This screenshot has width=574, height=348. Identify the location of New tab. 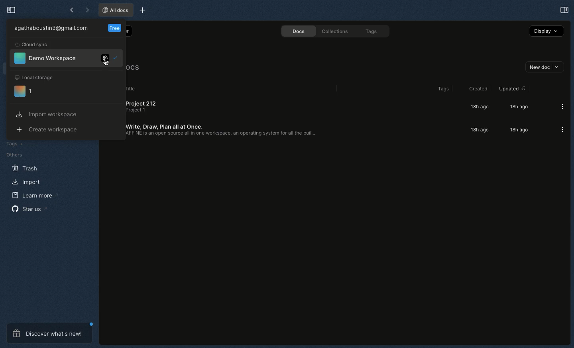
(142, 10).